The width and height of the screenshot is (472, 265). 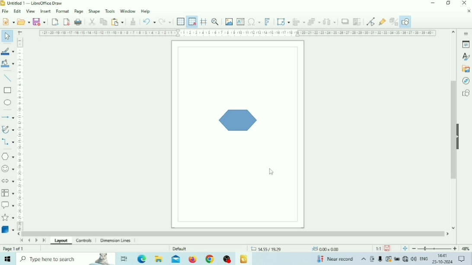 What do you see at coordinates (382, 22) in the screenshot?
I see `Show Gluepoint Functions` at bounding box center [382, 22].